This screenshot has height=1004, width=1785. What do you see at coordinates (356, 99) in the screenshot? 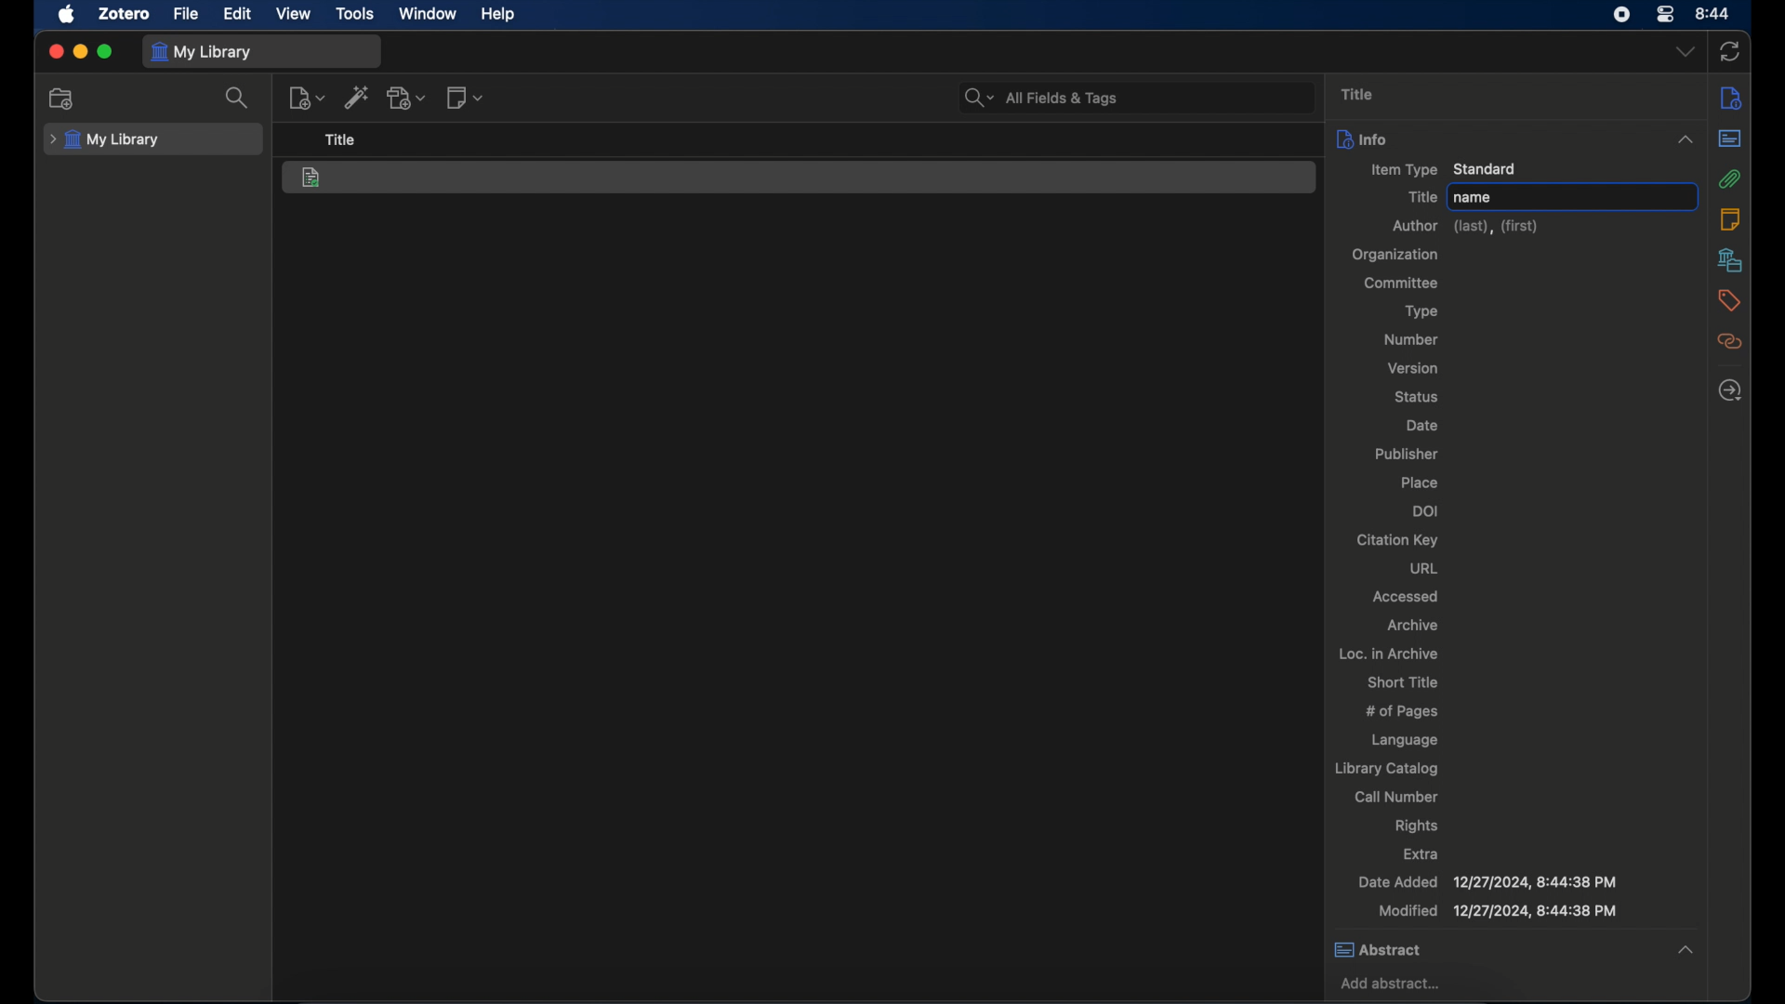
I see `add item by identifier` at bounding box center [356, 99].